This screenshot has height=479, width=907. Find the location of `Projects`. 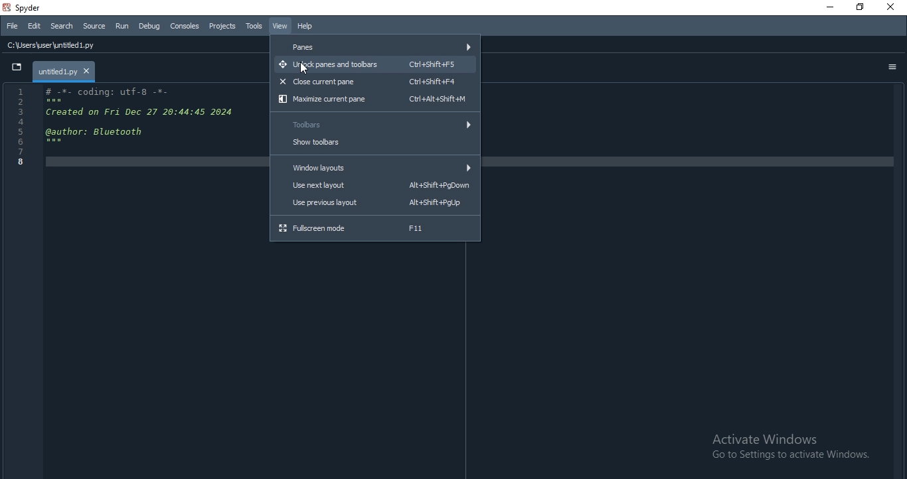

Projects is located at coordinates (222, 26).